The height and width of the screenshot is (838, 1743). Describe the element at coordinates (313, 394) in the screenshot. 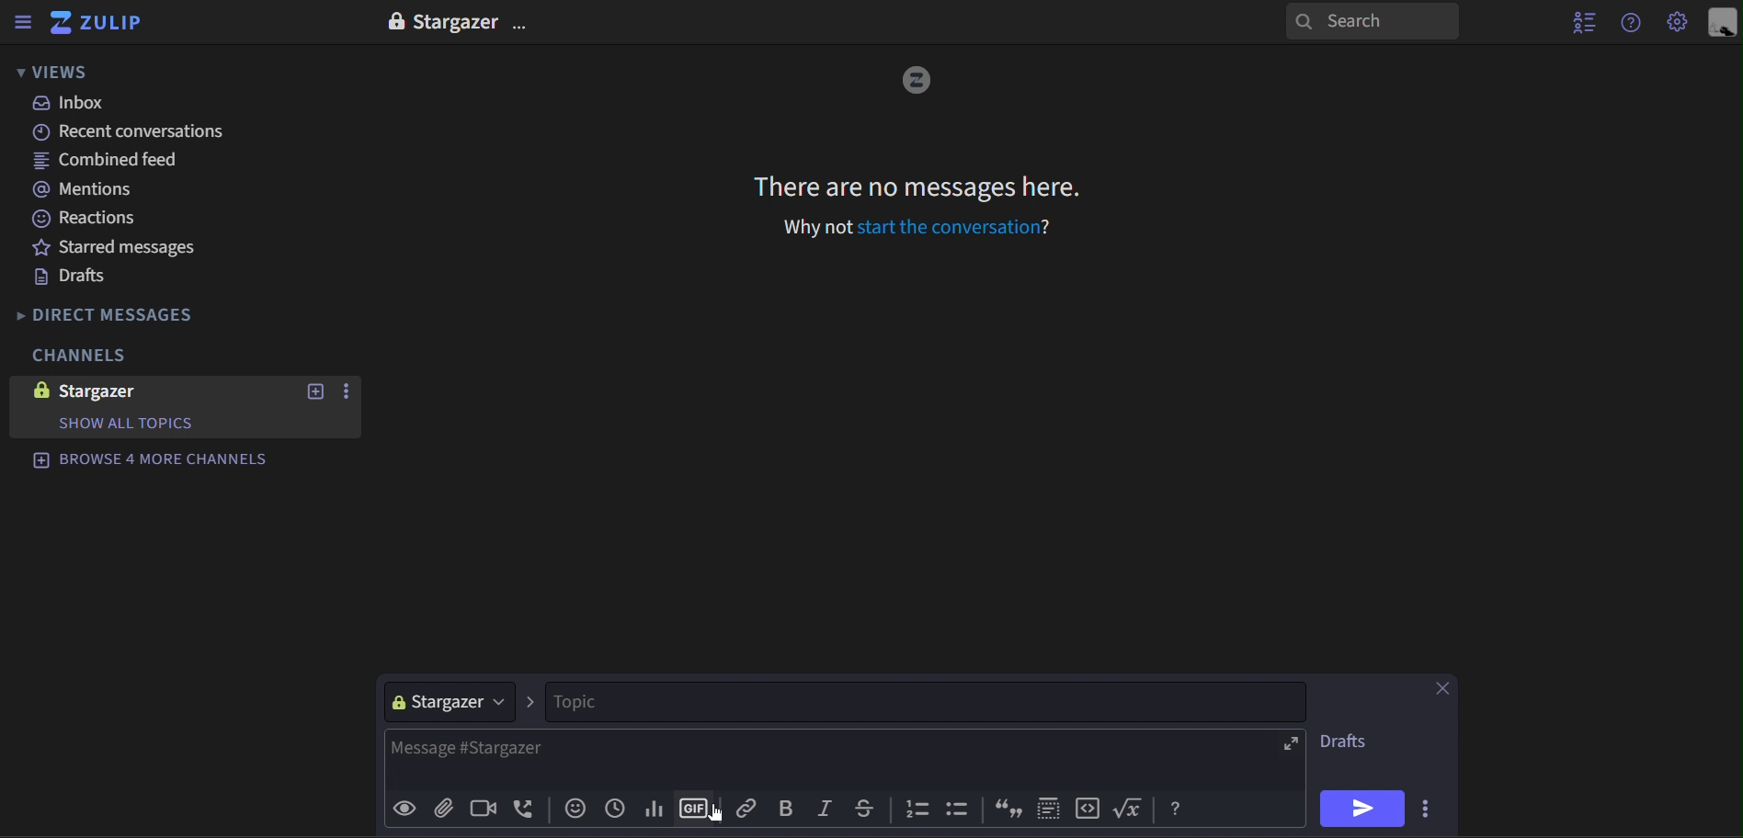

I see `new topic` at that location.